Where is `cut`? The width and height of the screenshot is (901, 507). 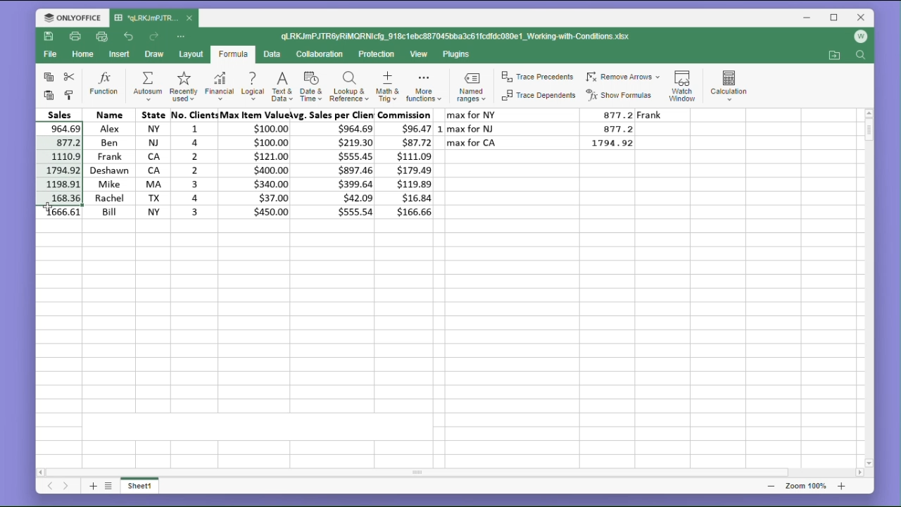 cut is located at coordinates (72, 77).